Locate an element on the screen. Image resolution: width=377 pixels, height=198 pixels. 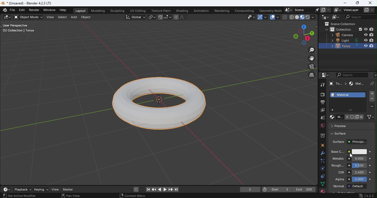
Data is located at coordinates (321, 184).